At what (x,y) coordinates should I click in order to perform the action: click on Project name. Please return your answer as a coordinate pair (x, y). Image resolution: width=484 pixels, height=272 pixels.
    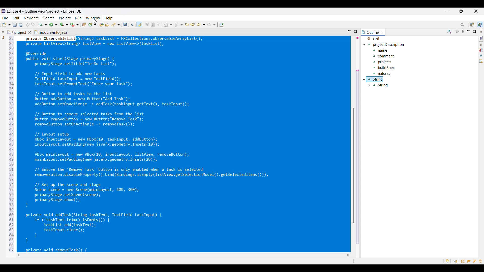
    Looking at the image, I should click on (376, 39).